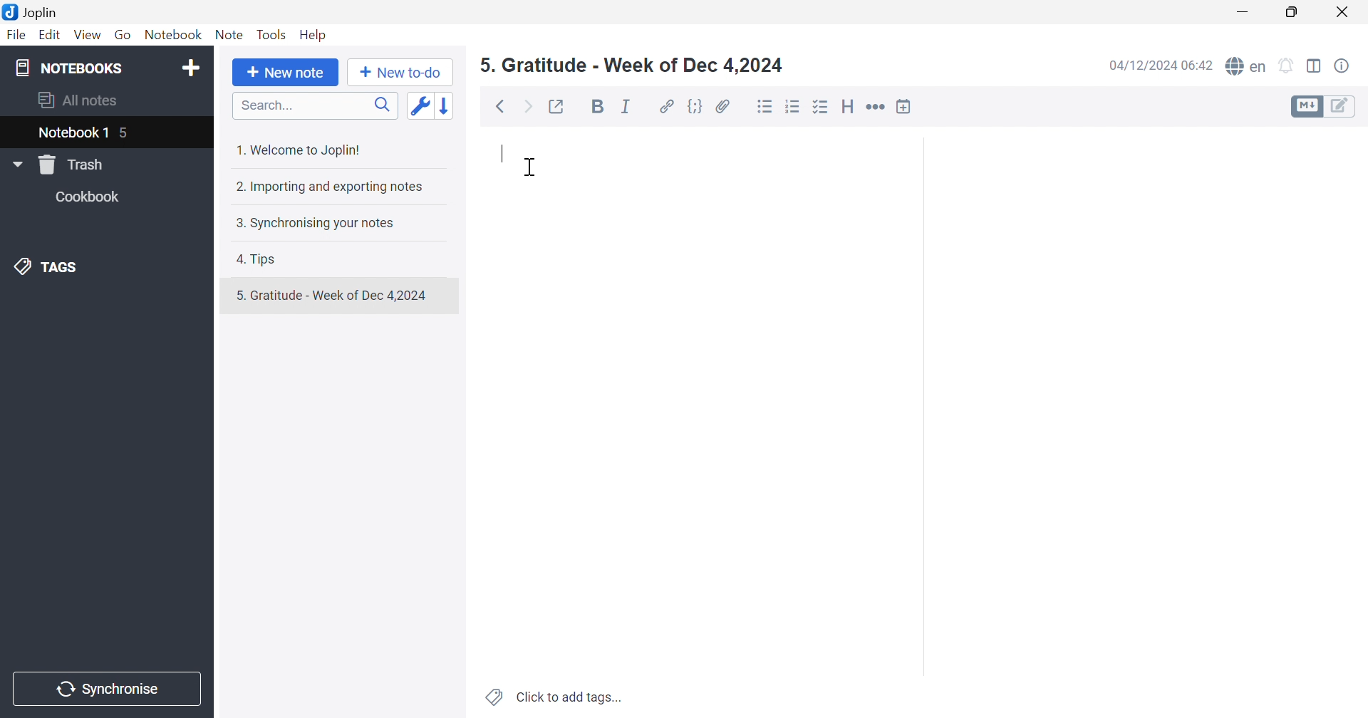  What do you see at coordinates (877, 107) in the screenshot?
I see `Horizontal rule` at bounding box center [877, 107].